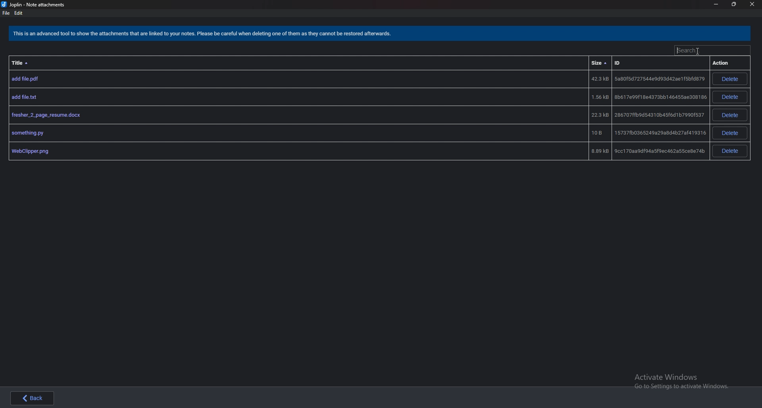  Describe the element at coordinates (724, 63) in the screenshot. I see `Action` at that location.